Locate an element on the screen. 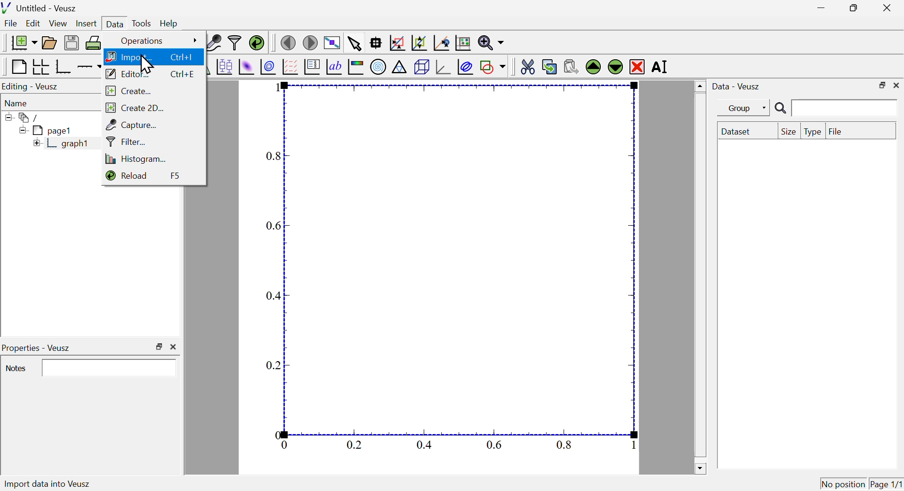 This screenshot has width=904, height=491. zoom functions is located at coordinates (491, 43).